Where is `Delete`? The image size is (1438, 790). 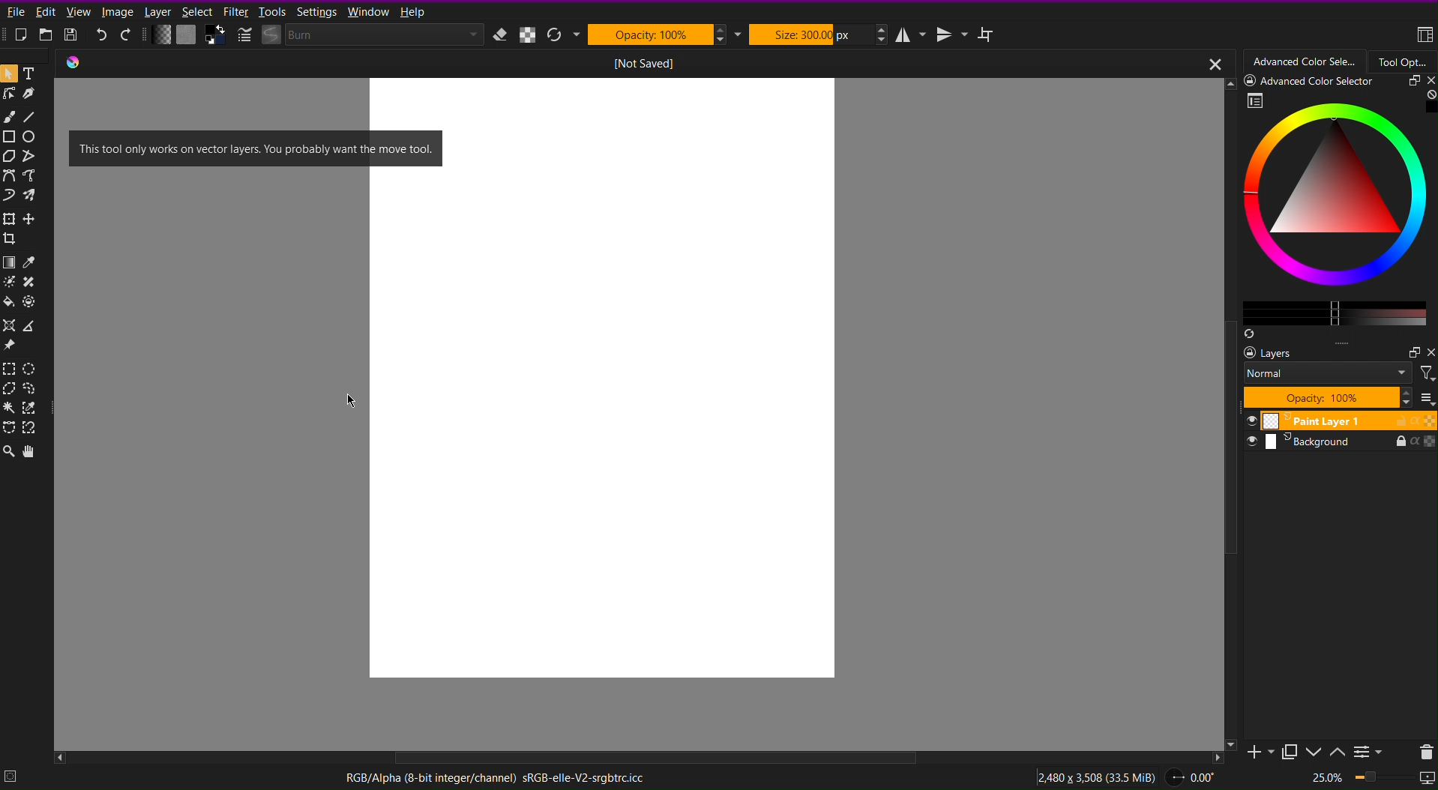
Delete is located at coordinates (1423, 750).